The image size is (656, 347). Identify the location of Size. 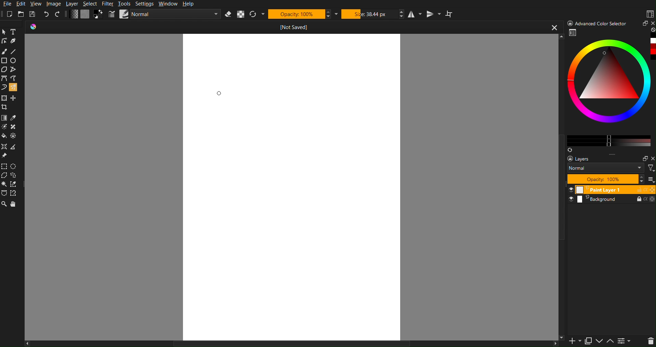
(371, 14).